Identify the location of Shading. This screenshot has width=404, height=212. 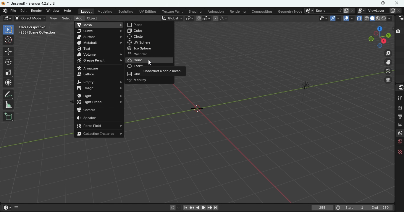
(390, 18).